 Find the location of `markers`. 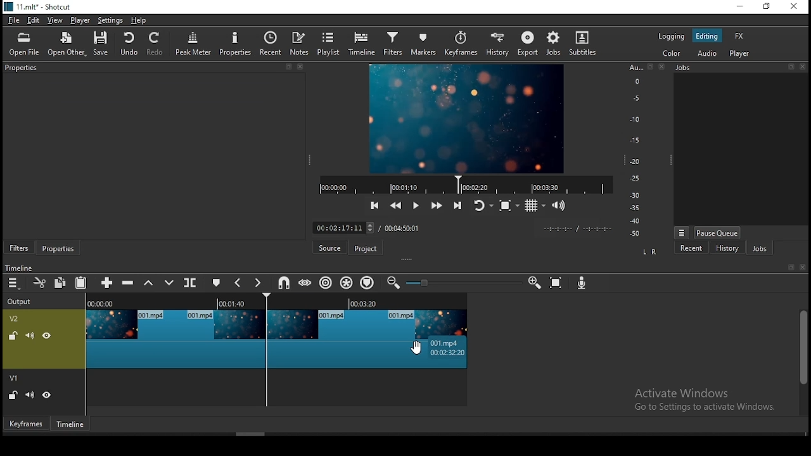

markers is located at coordinates (426, 44).